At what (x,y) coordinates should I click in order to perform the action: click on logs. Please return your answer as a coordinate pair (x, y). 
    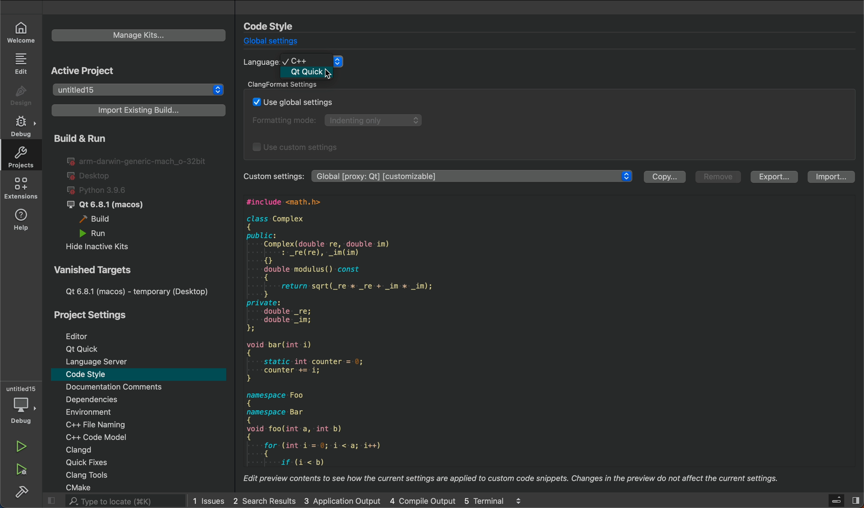
    Looking at the image, I should click on (357, 500).